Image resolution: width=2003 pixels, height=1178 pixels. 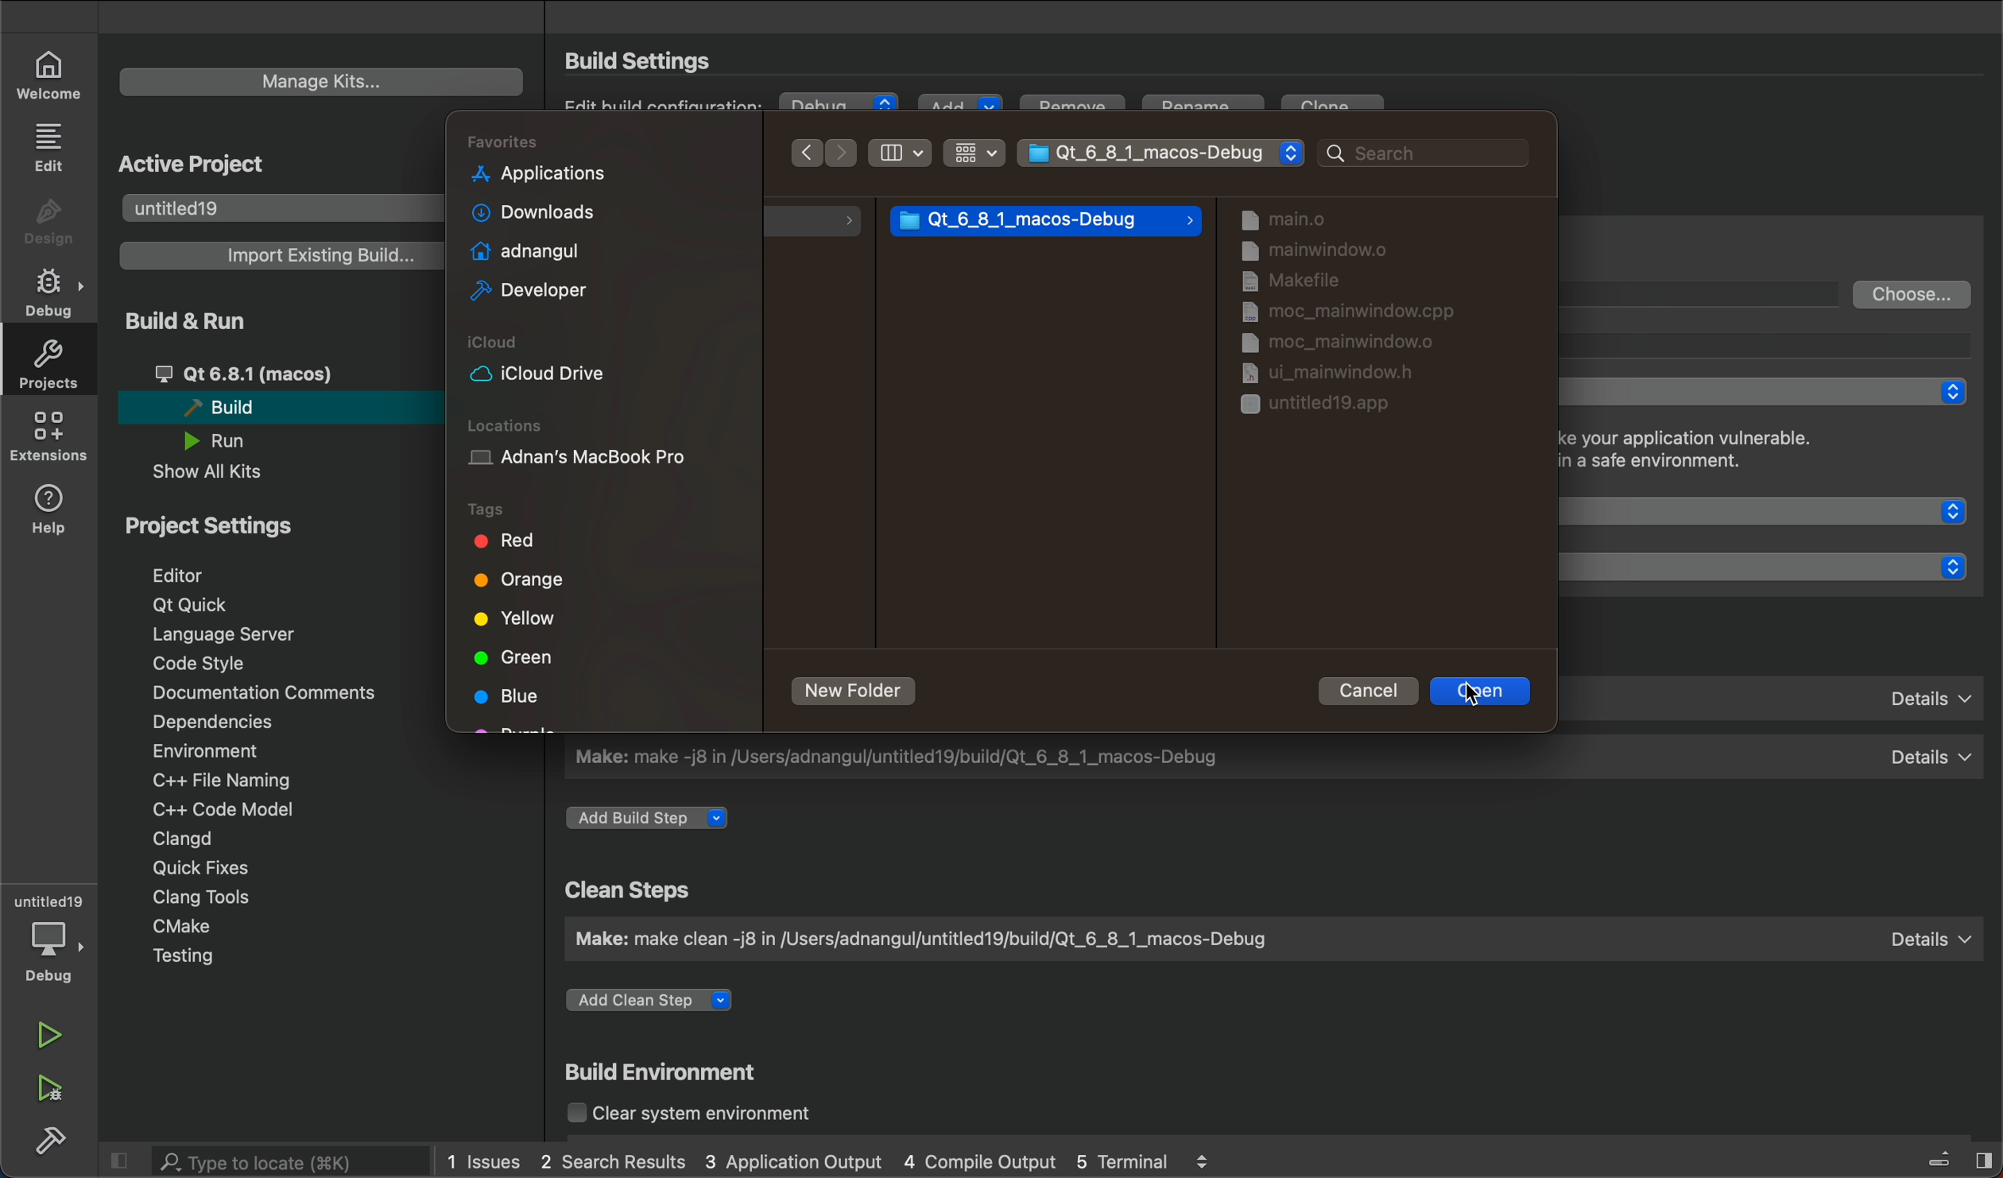 What do you see at coordinates (1269, 938) in the screenshot?
I see `make` at bounding box center [1269, 938].